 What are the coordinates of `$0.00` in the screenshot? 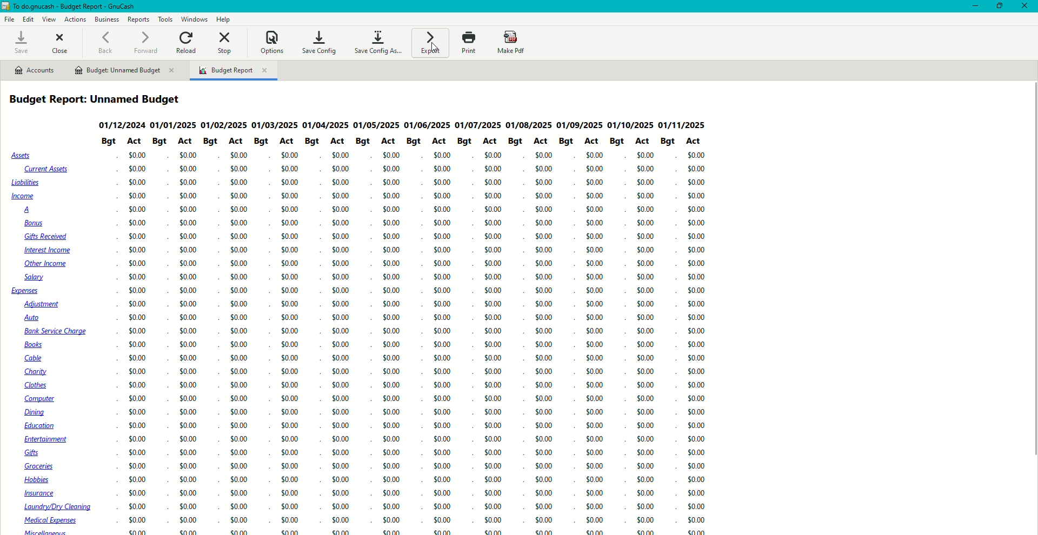 It's located at (289, 184).